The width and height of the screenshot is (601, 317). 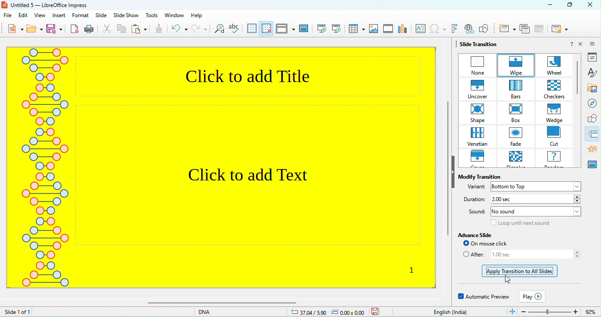 I want to click on the document has not been modified since the last save, so click(x=382, y=312).